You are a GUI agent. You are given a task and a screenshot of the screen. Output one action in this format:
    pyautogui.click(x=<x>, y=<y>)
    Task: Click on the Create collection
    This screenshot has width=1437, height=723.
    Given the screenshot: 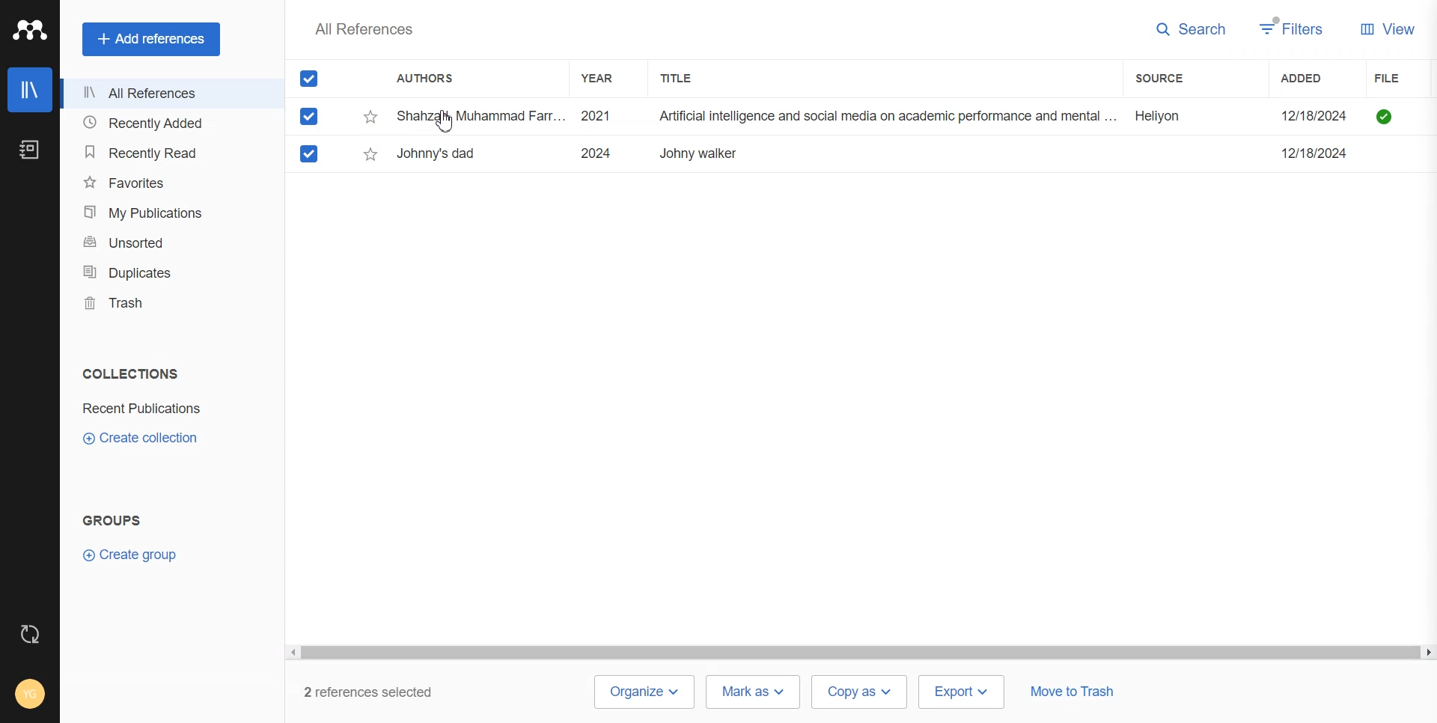 What is the action you would take?
    pyautogui.click(x=141, y=437)
    